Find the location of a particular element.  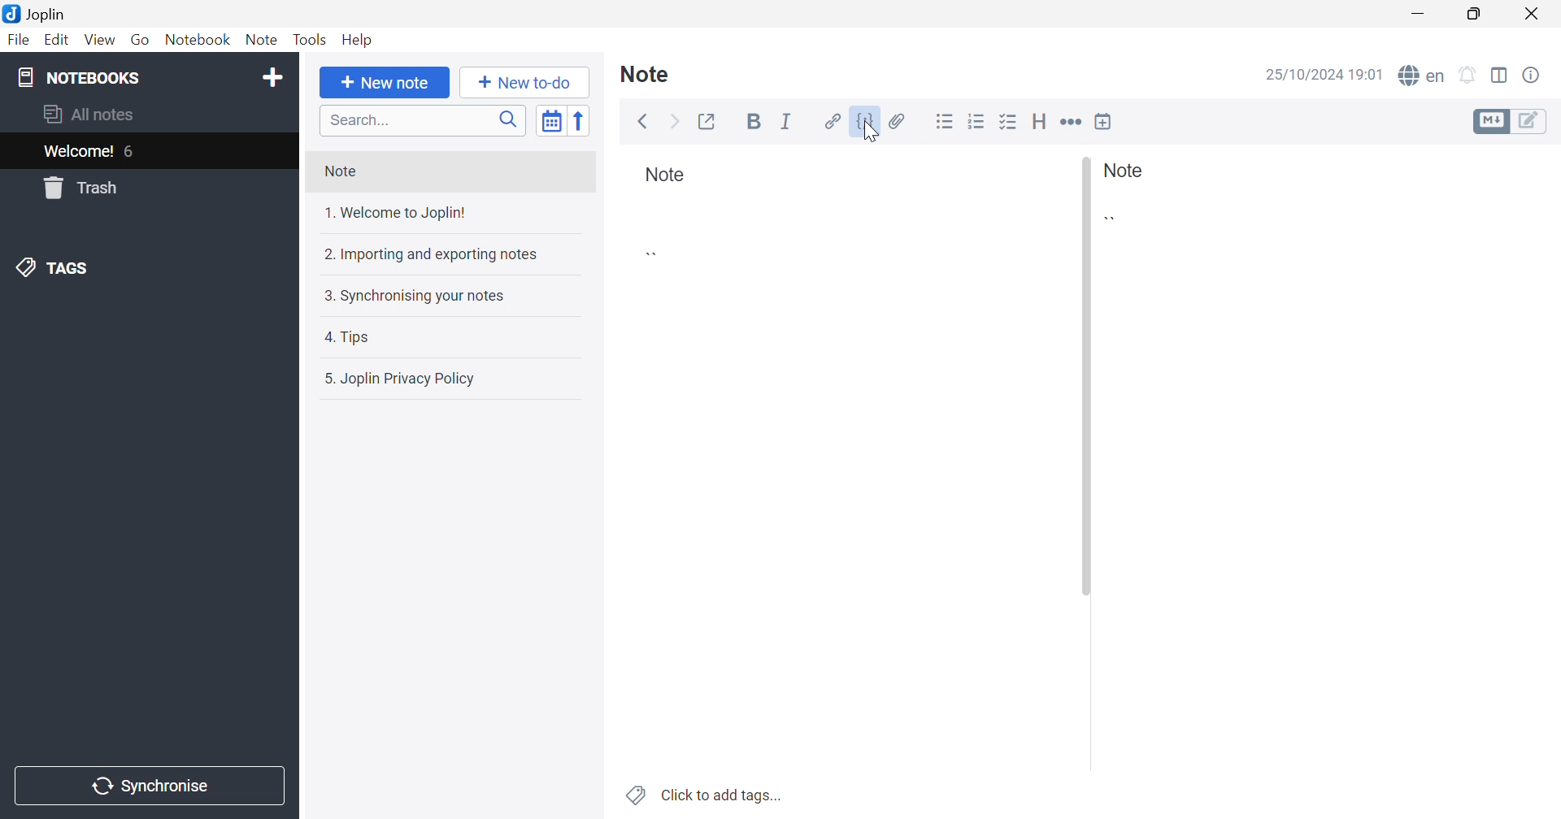

trash is located at coordinates (80, 189).